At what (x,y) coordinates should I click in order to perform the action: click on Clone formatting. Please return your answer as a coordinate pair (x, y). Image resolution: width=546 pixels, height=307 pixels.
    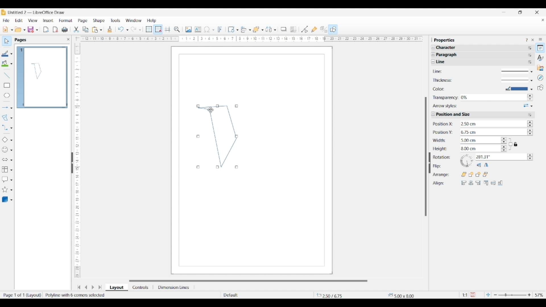
    Looking at the image, I should click on (110, 29).